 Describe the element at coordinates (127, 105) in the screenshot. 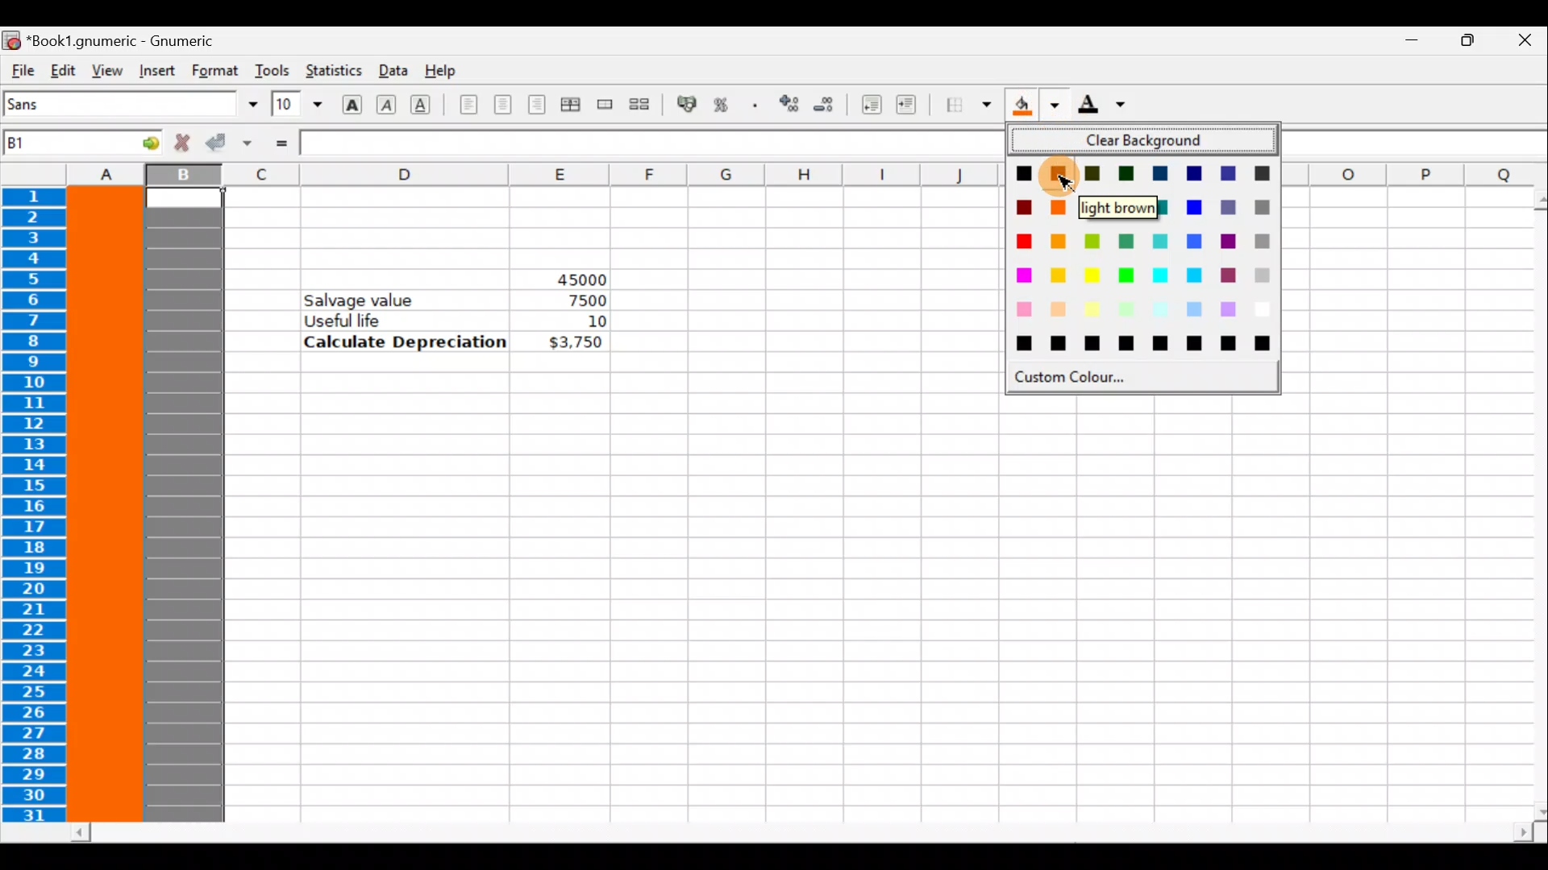

I see `Font name - Sans` at that location.